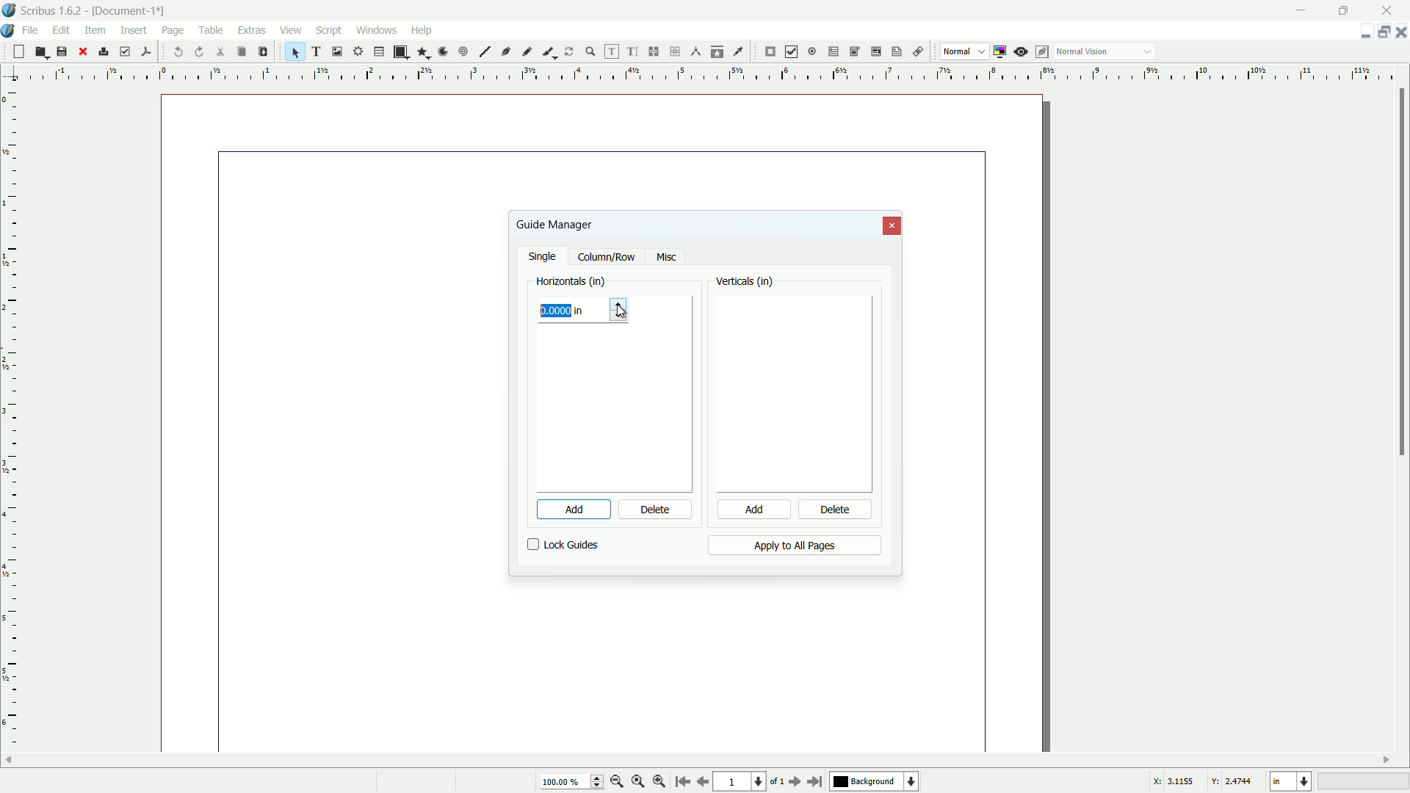 This screenshot has width=1410, height=793. I want to click on text frame, so click(317, 51).